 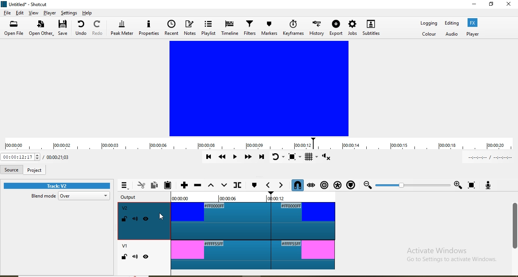 What do you see at coordinates (221, 157) in the screenshot?
I see `Play quickly backwards` at bounding box center [221, 157].